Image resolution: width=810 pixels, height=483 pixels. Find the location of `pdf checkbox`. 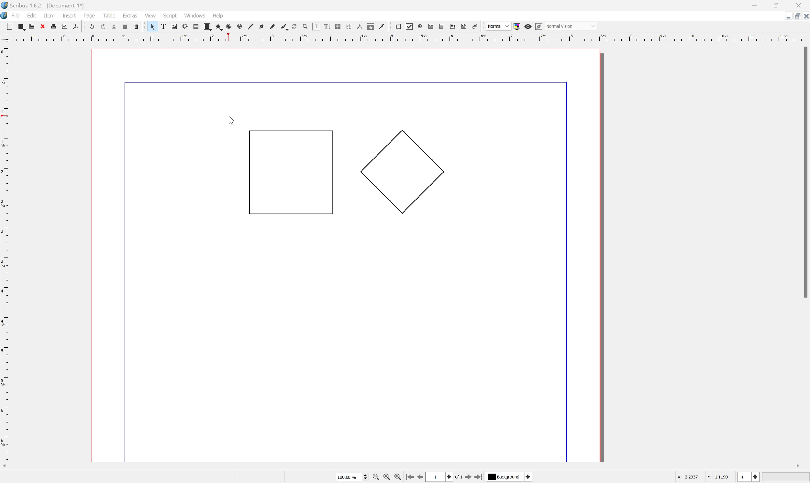

pdf checkbox is located at coordinates (409, 26).